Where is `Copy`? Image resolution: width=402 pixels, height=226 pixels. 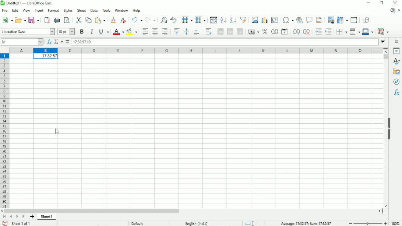
Copy is located at coordinates (88, 20).